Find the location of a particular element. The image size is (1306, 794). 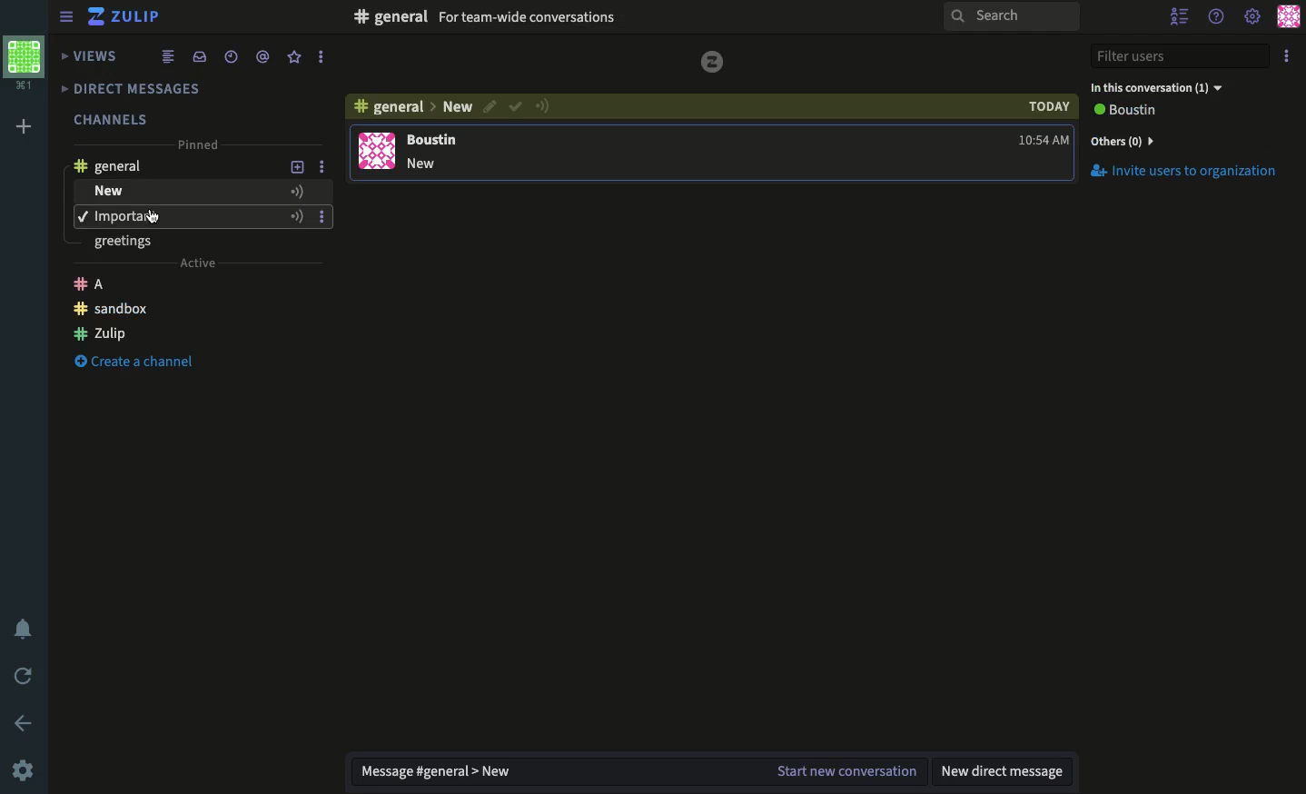

Add is located at coordinates (26, 124).